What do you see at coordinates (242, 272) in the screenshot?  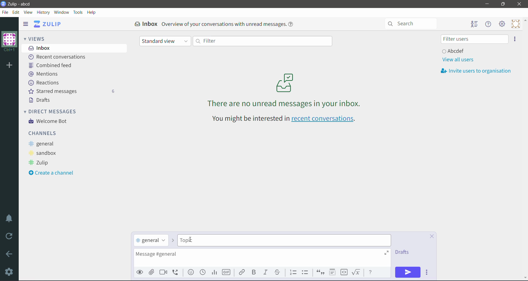 I see `Link` at bounding box center [242, 272].